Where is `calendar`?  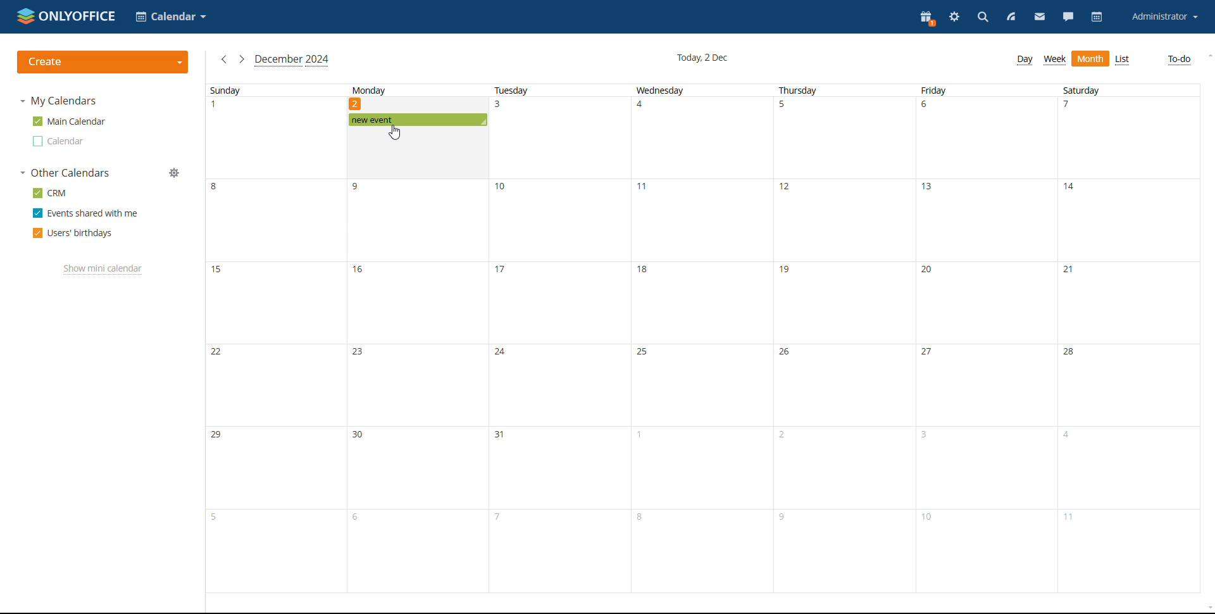
calendar is located at coordinates (1097, 16).